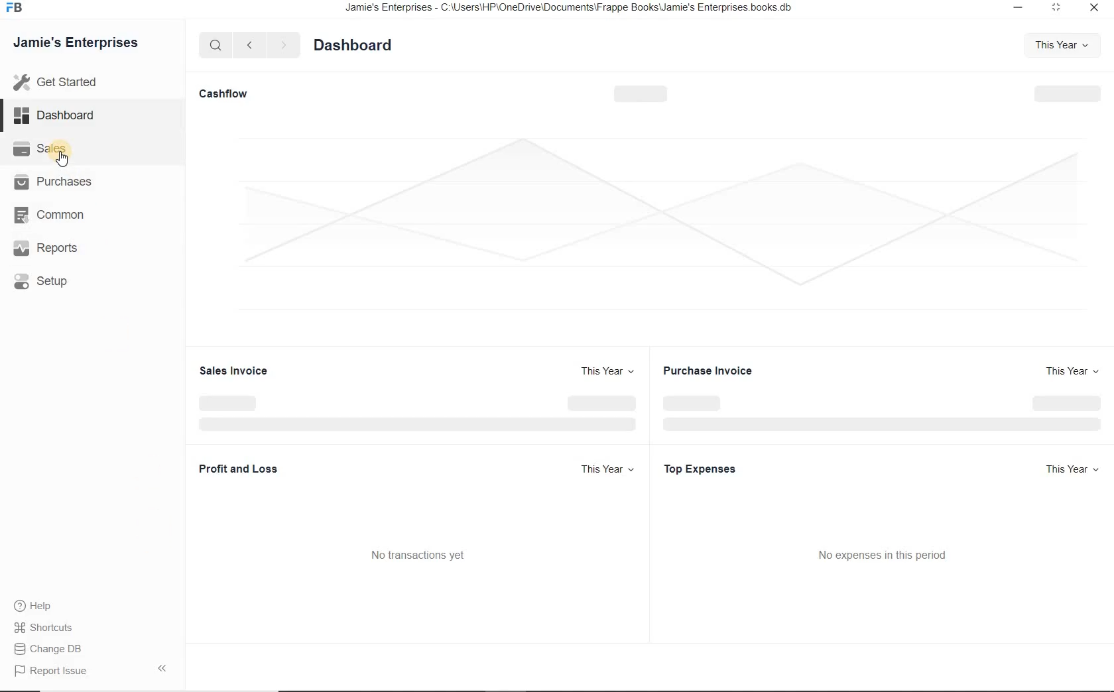 The height and width of the screenshot is (692, 1114). What do you see at coordinates (54, 115) in the screenshot?
I see `Dashboard` at bounding box center [54, 115].